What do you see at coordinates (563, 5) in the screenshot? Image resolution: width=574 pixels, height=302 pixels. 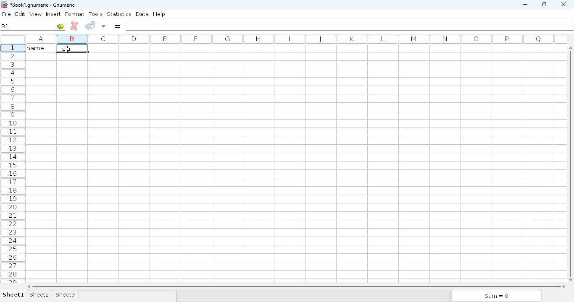 I see `close` at bounding box center [563, 5].